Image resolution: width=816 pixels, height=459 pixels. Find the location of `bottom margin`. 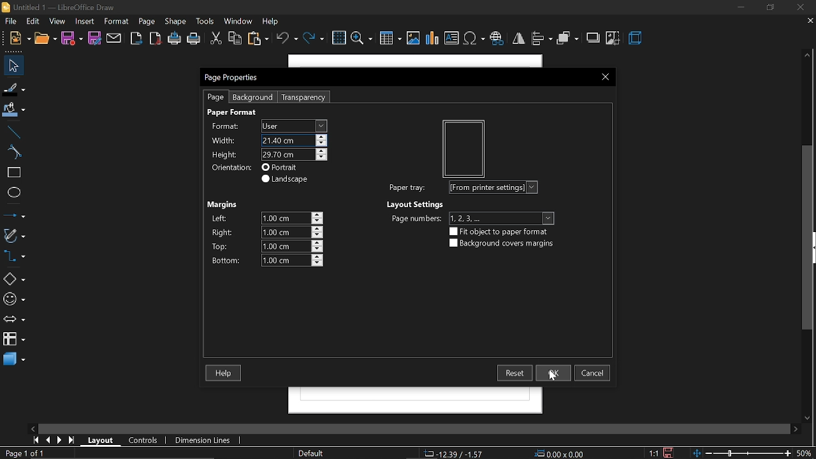

bottom margin is located at coordinates (229, 260).